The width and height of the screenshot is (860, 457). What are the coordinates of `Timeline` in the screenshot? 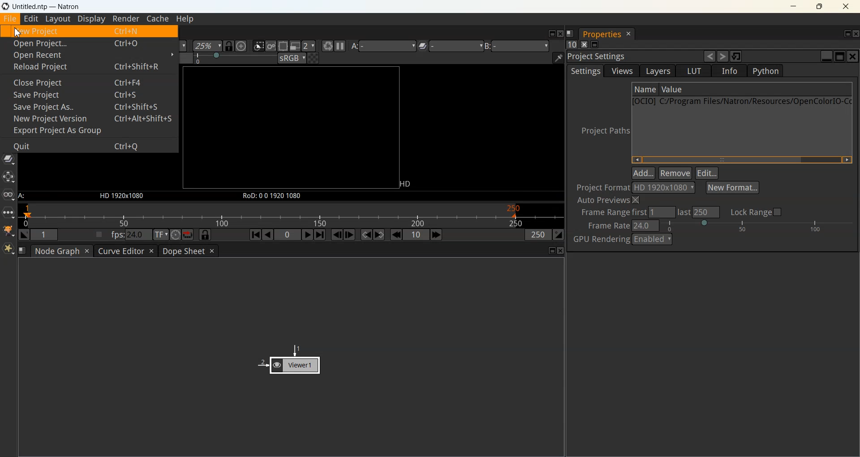 It's located at (291, 215).